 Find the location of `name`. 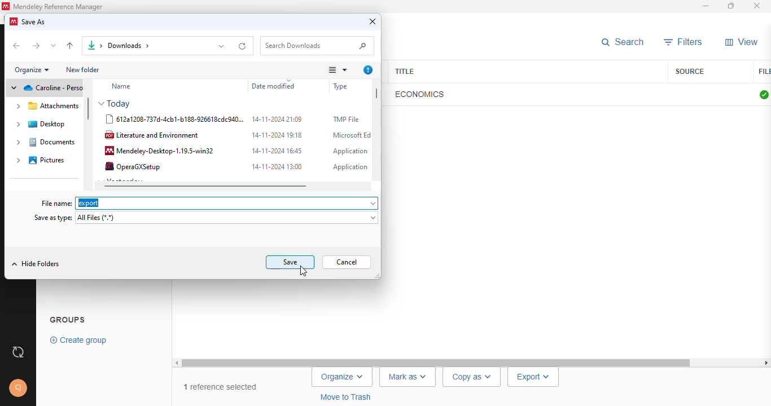

name is located at coordinates (121, 86).